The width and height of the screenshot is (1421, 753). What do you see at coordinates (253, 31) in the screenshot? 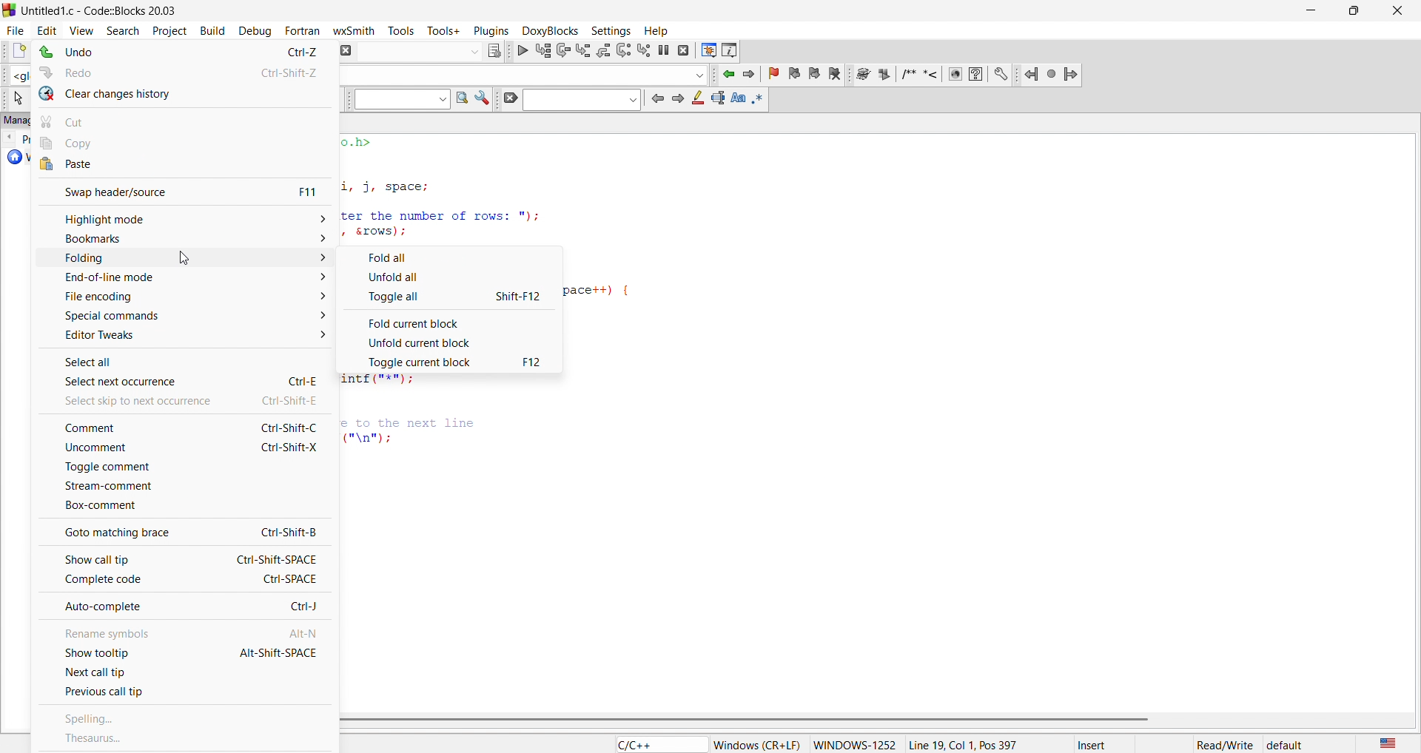
I see `debug` at bounding box center [253, 31].